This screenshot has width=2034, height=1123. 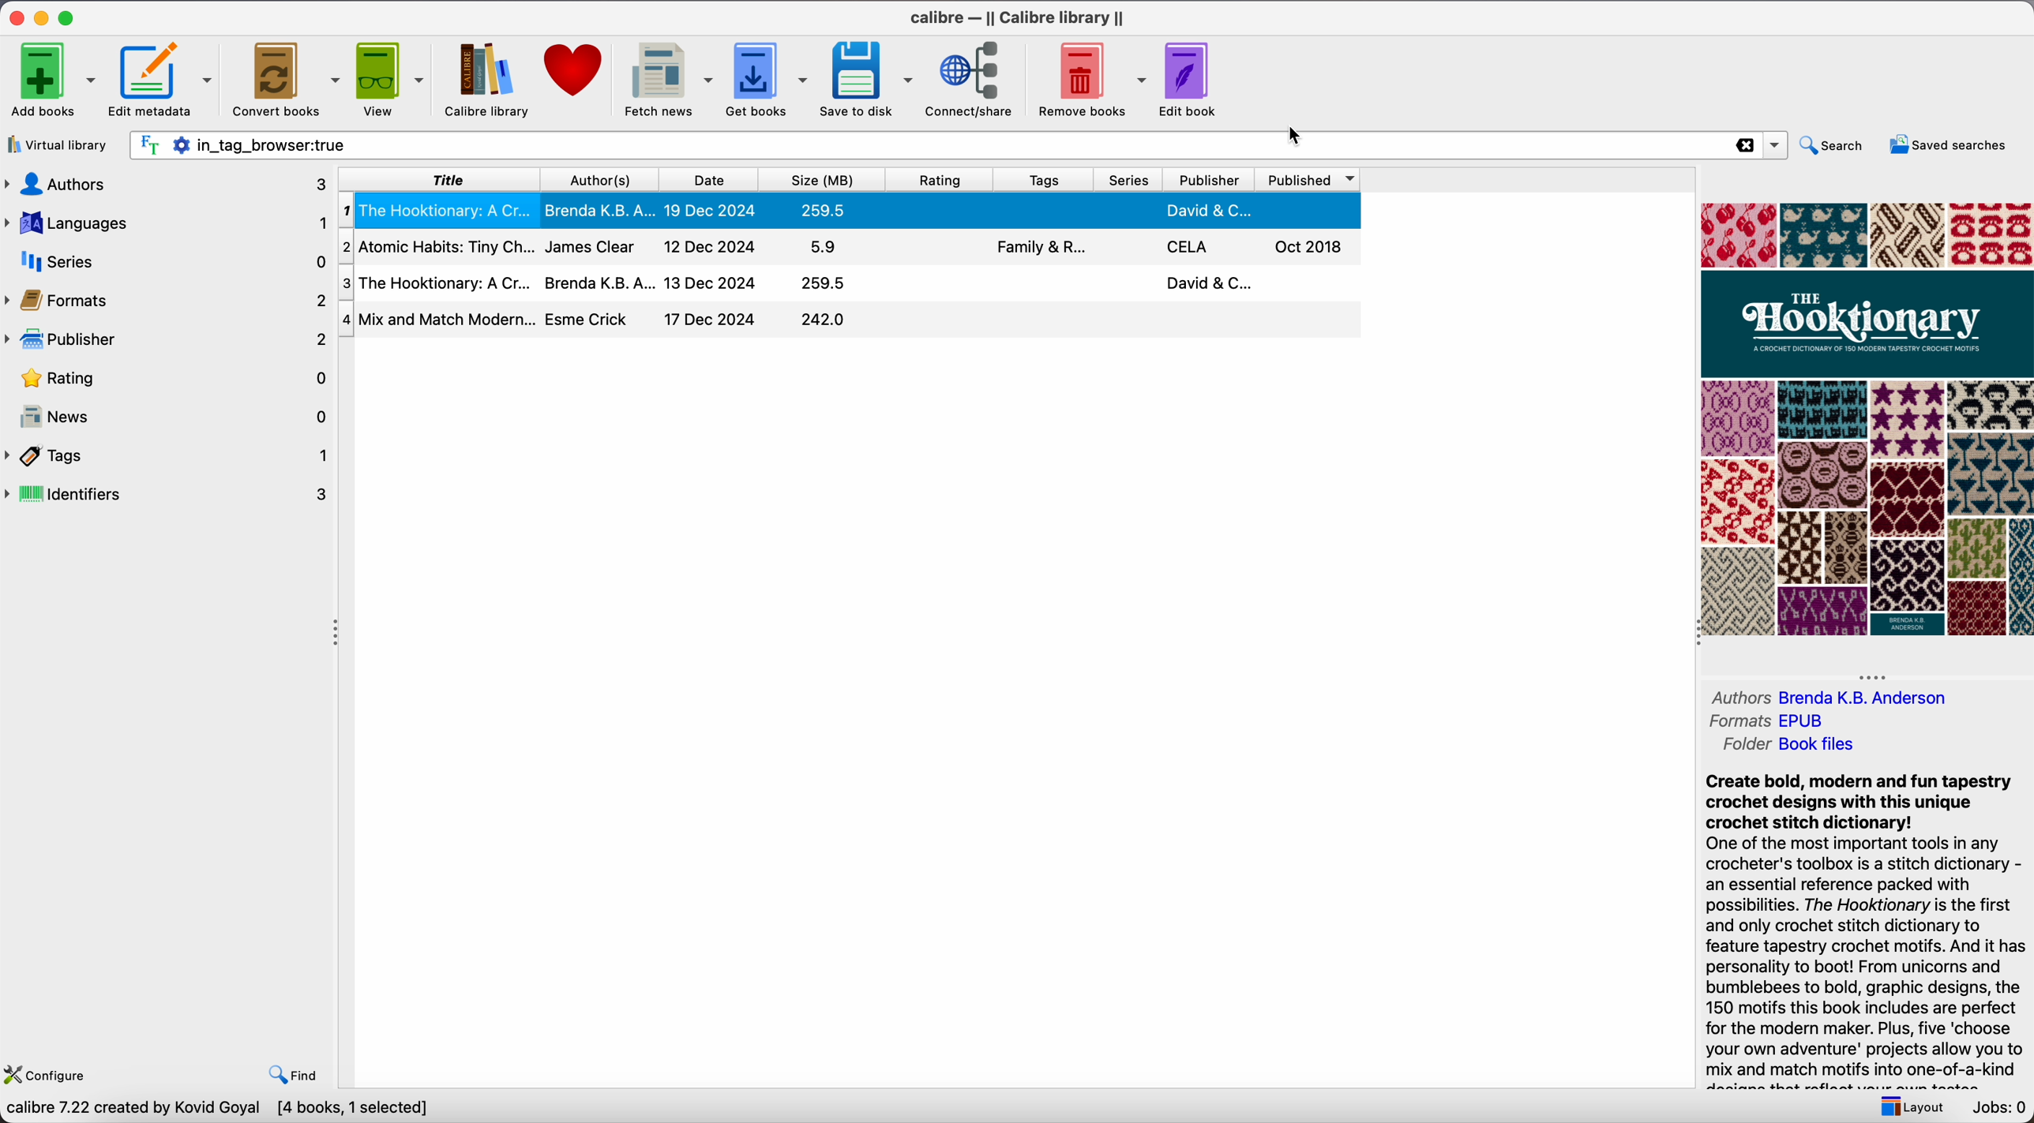 What do you see at coordinates (1214, 178) in the screenshot?
I see `publisher` at bounding box center [1214, 178].